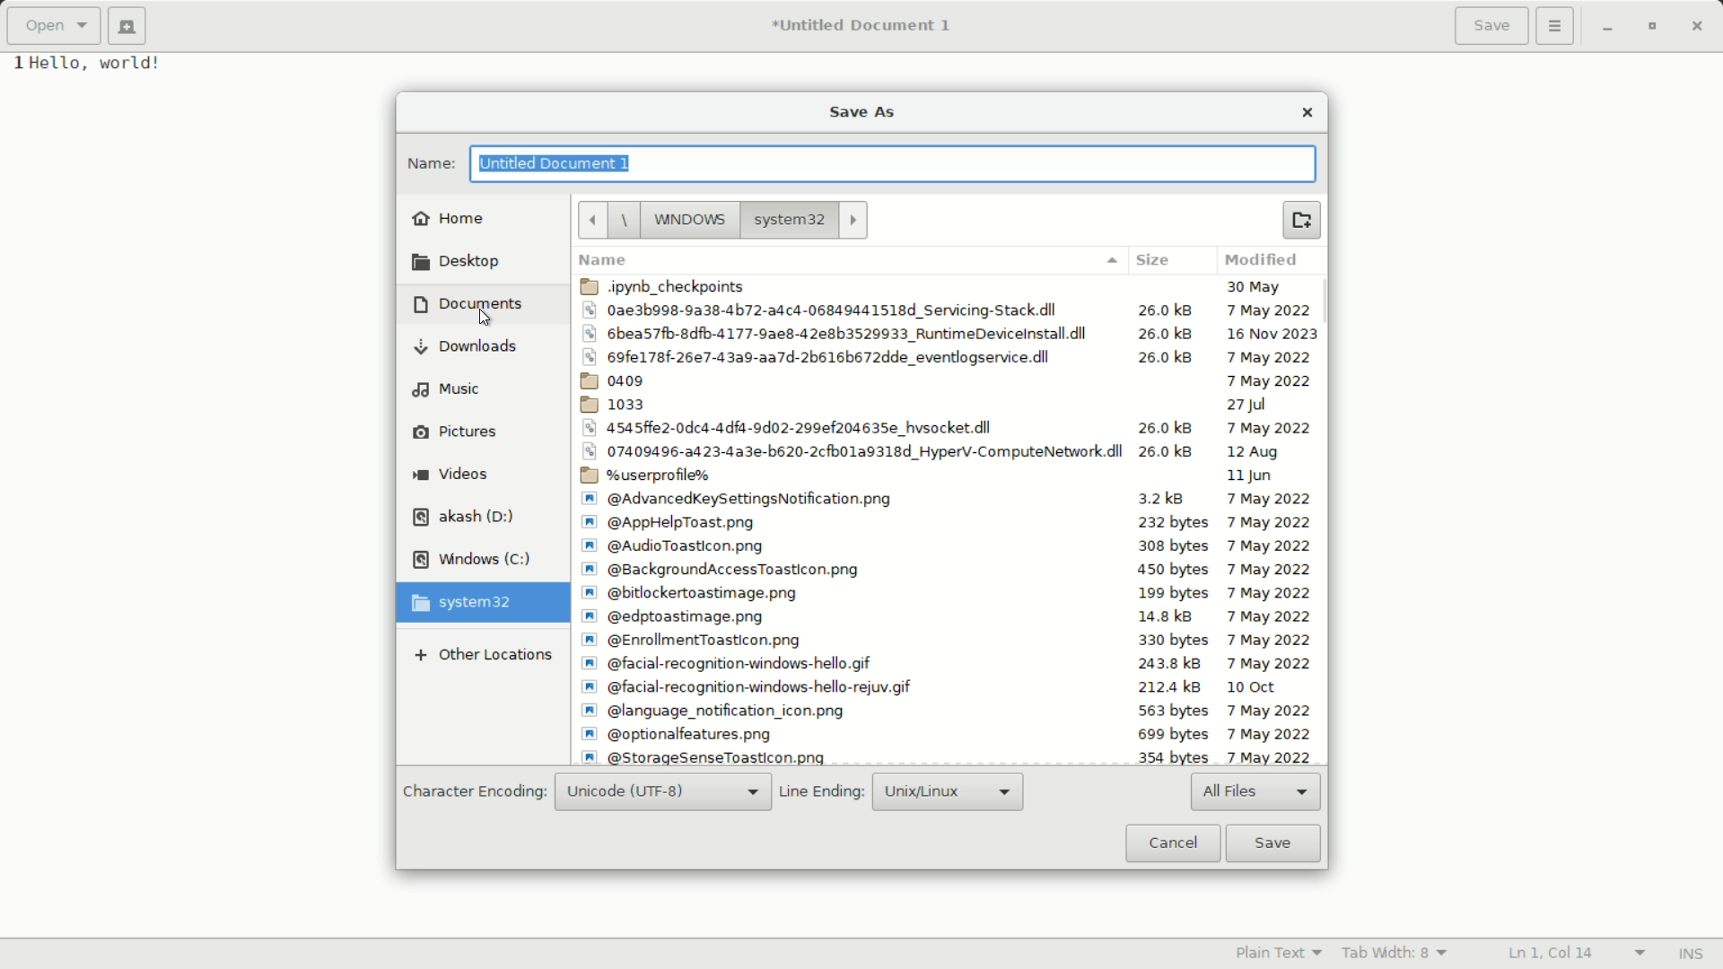  I want to click on line and columns, so click(1576, 951).